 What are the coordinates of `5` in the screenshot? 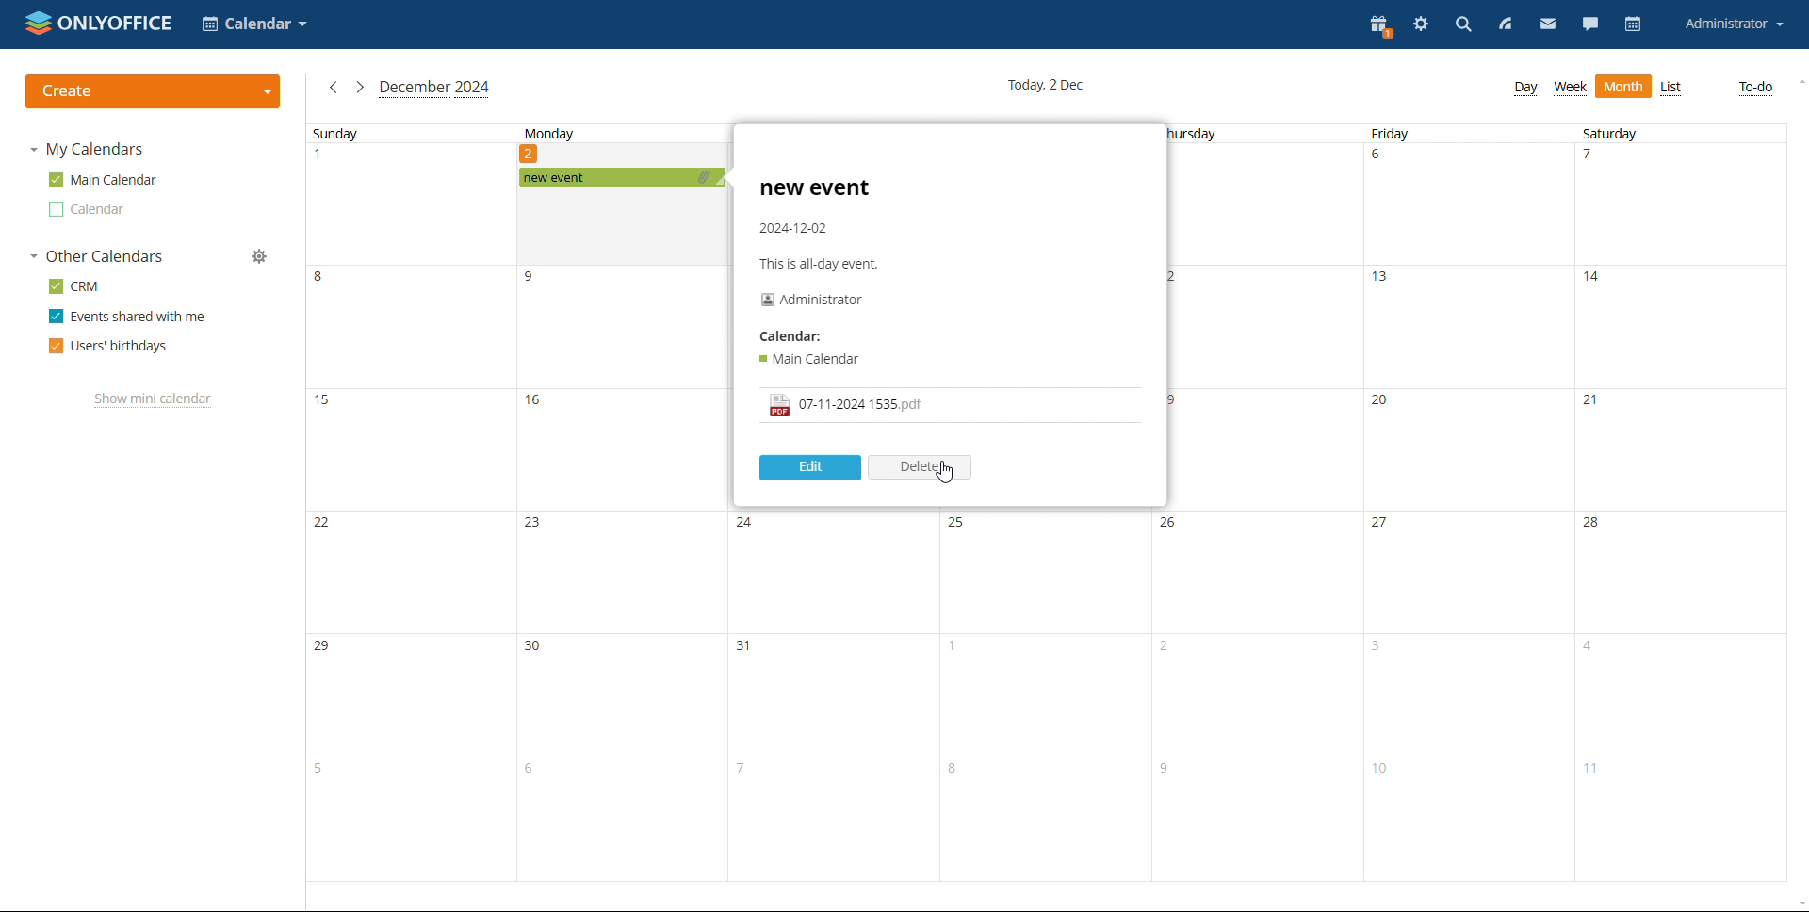 It's located at (320, 768).